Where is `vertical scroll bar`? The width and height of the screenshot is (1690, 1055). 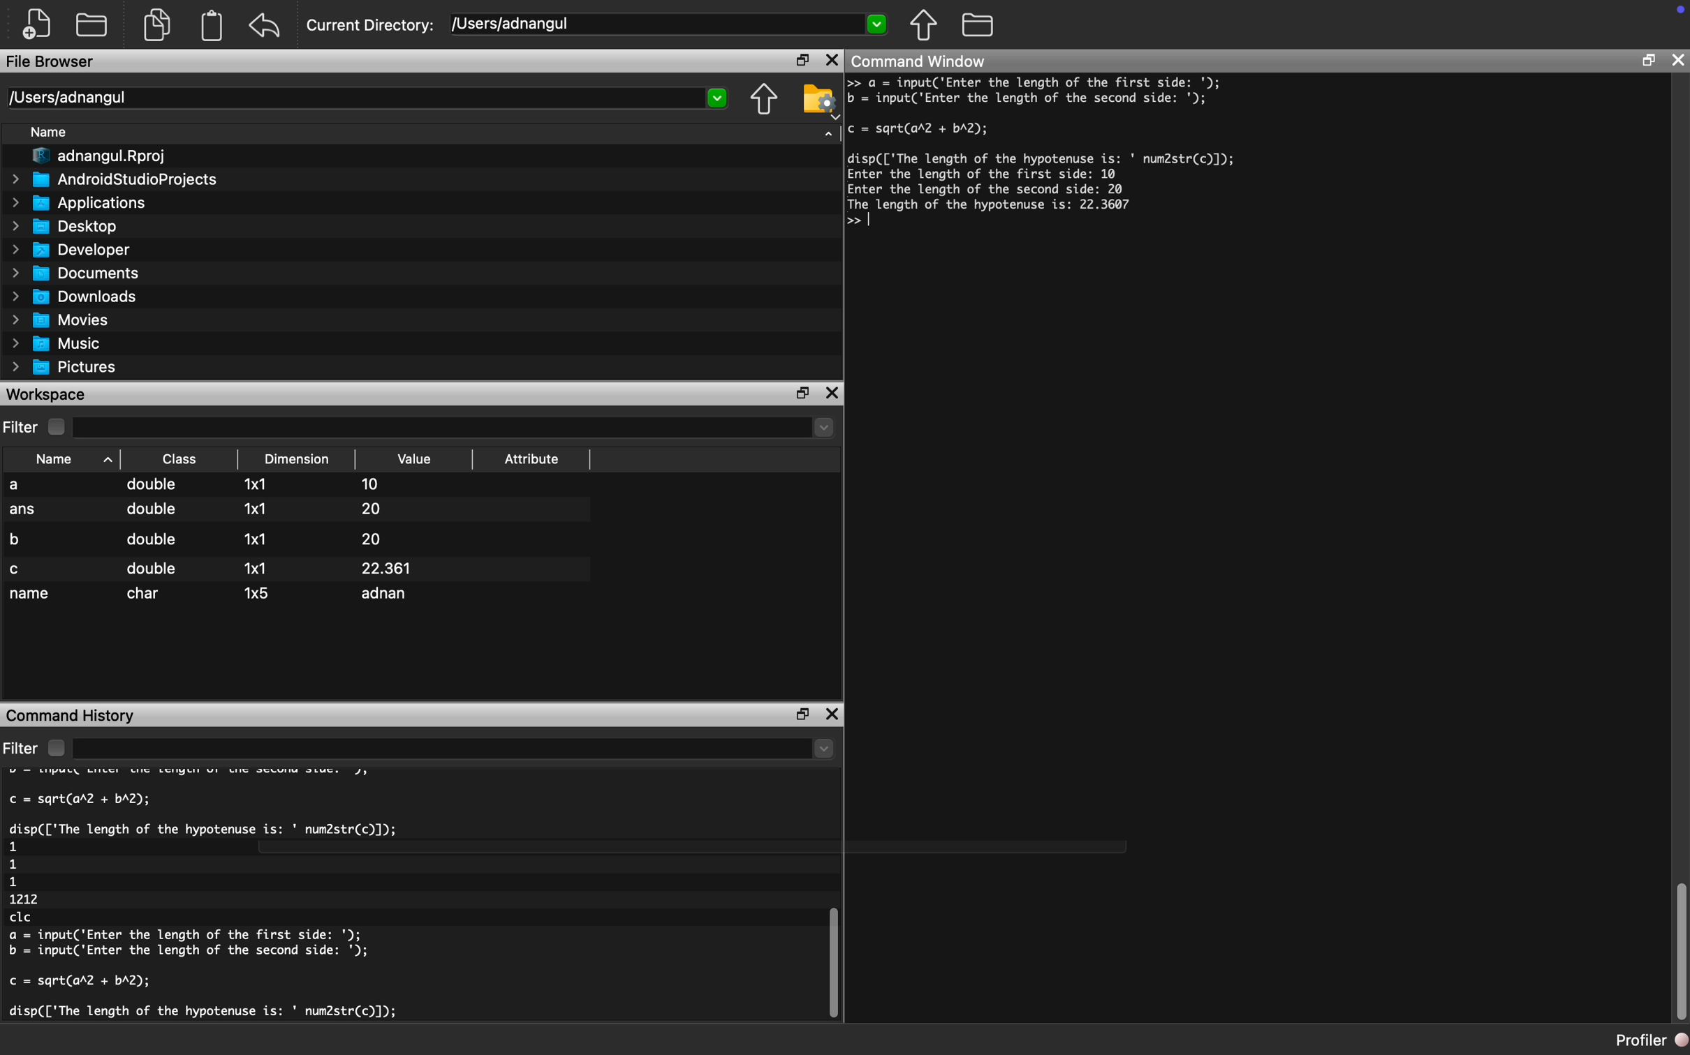 vertical scroll bar is located at coordinates (830, 950).